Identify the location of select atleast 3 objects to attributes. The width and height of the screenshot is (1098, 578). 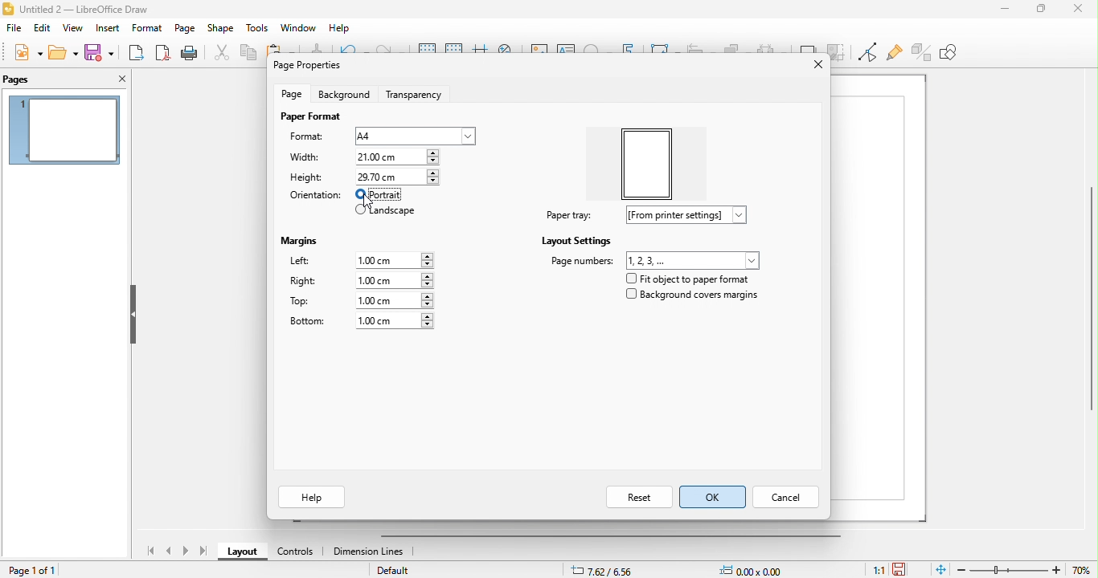
(772, 51).